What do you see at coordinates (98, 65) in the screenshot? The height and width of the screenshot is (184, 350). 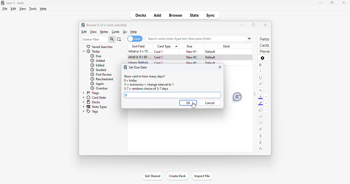 I see `edited` at bounding box center [98, 65].